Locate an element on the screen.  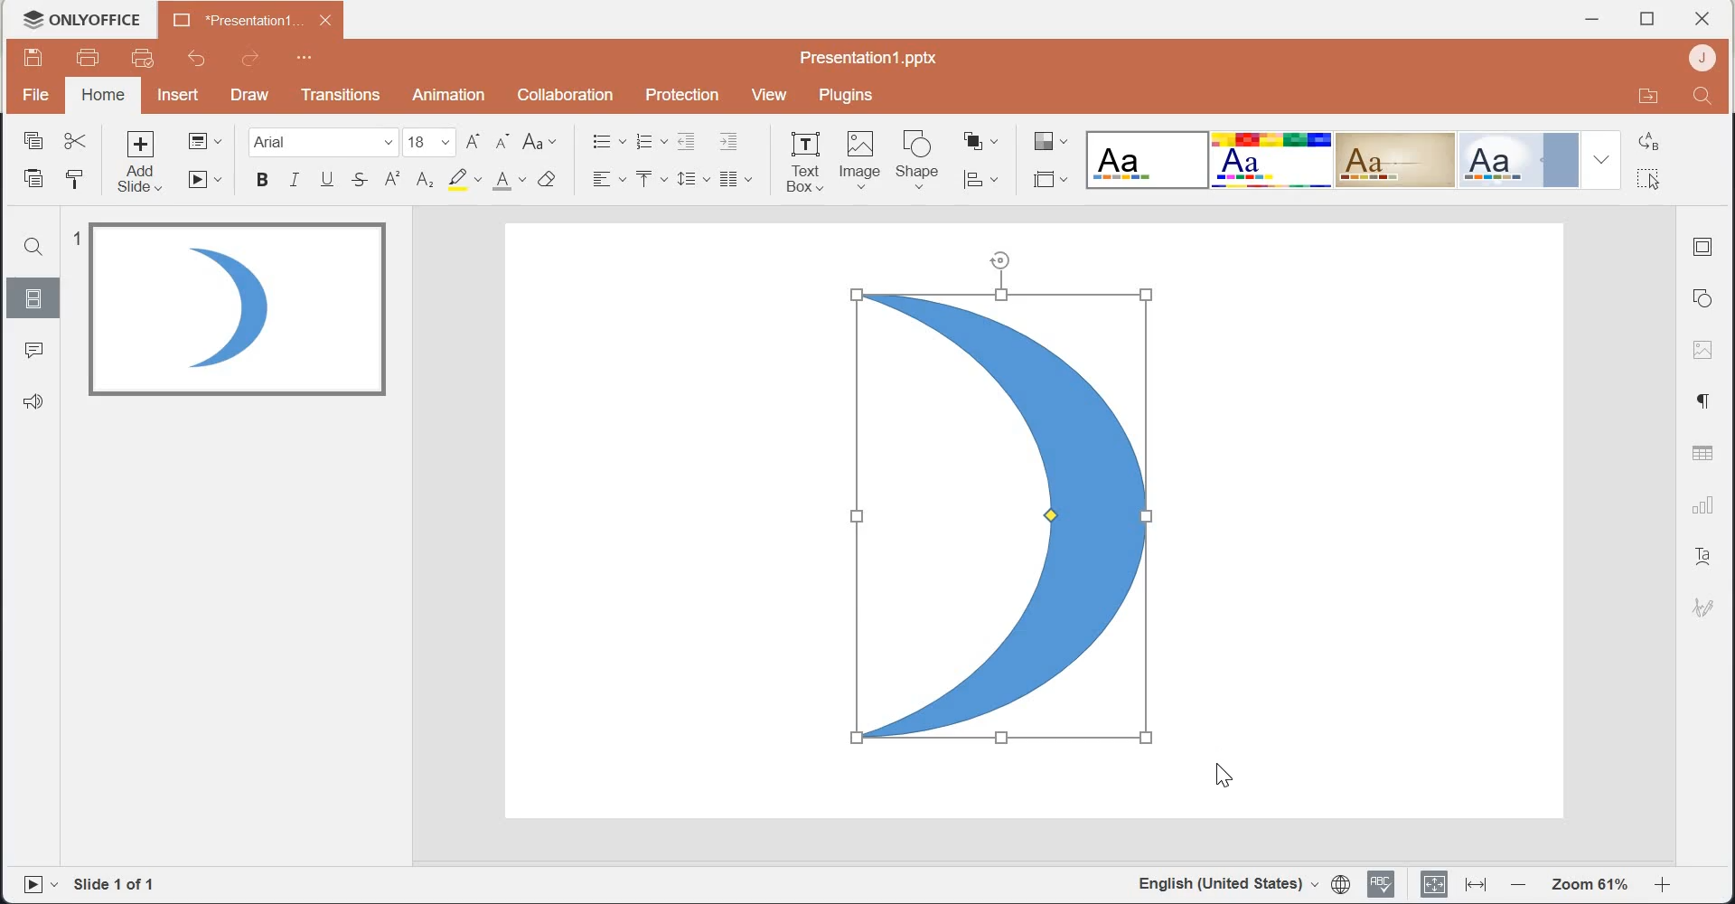
Text Box is located at coordinates (803, 159).